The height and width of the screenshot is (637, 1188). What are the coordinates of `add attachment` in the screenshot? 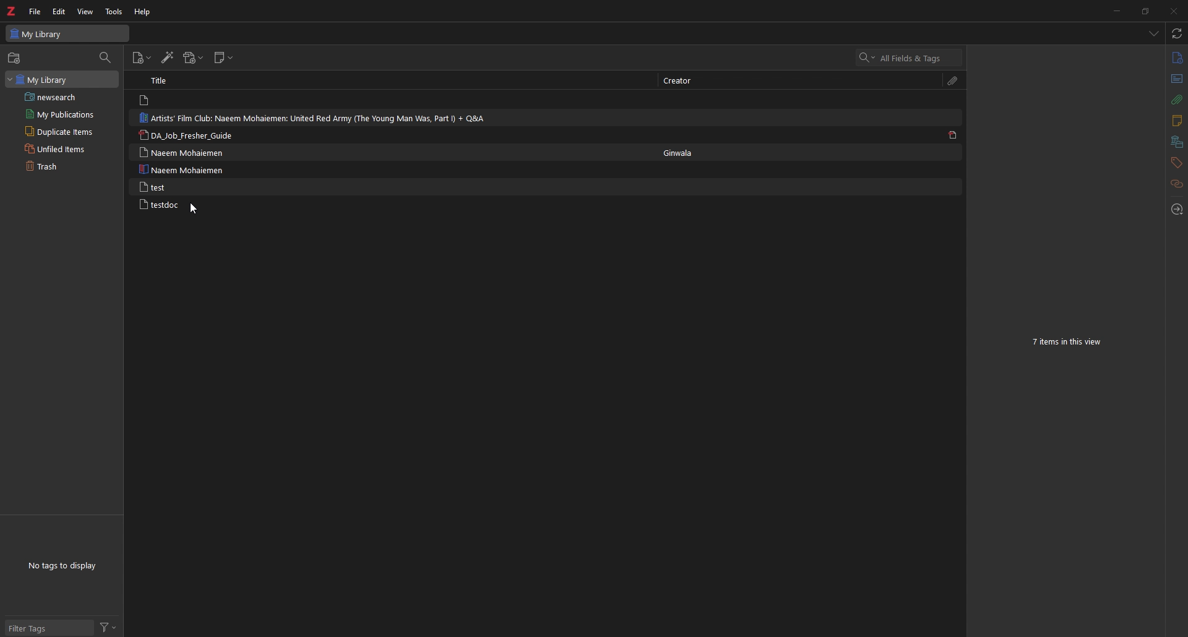 It's located at (194, 58).